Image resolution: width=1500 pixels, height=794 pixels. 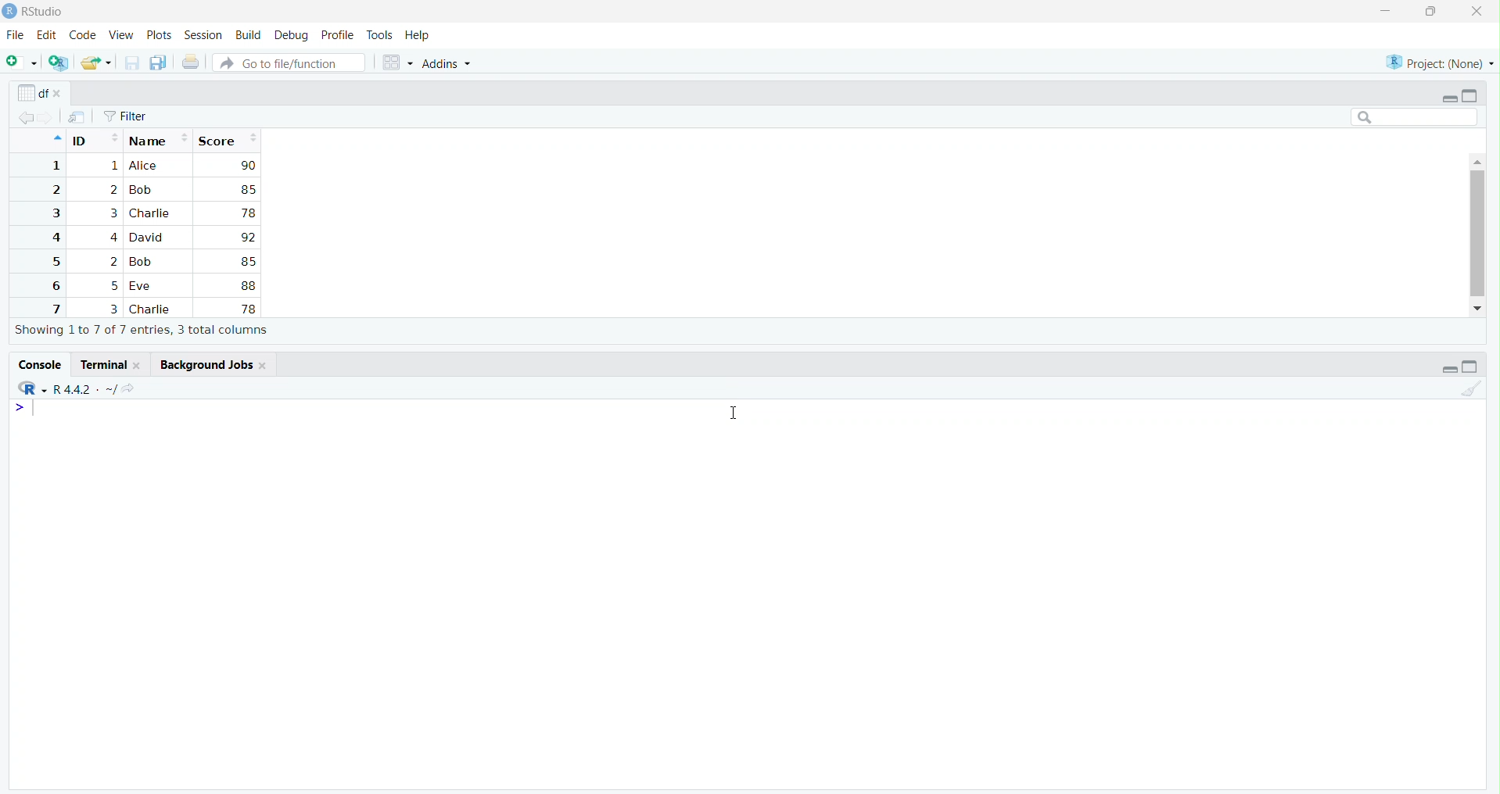 I want to click on File, so click(x=15, y=36).